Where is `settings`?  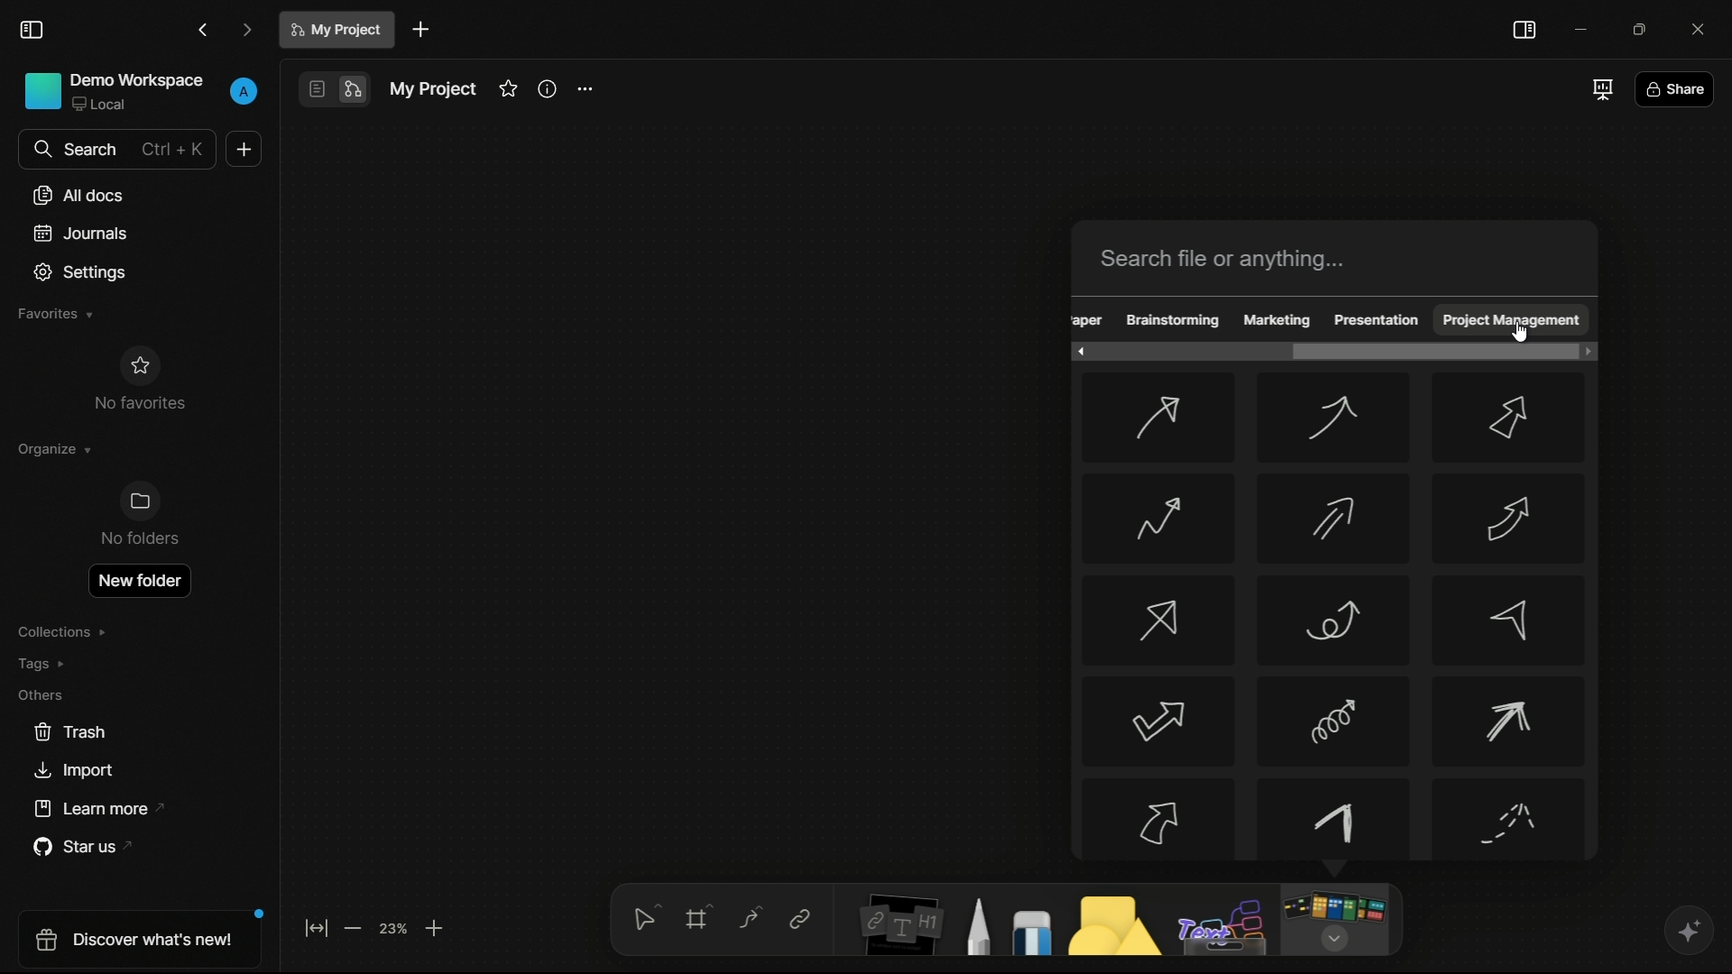 settings is located at coordinates (584, 90).